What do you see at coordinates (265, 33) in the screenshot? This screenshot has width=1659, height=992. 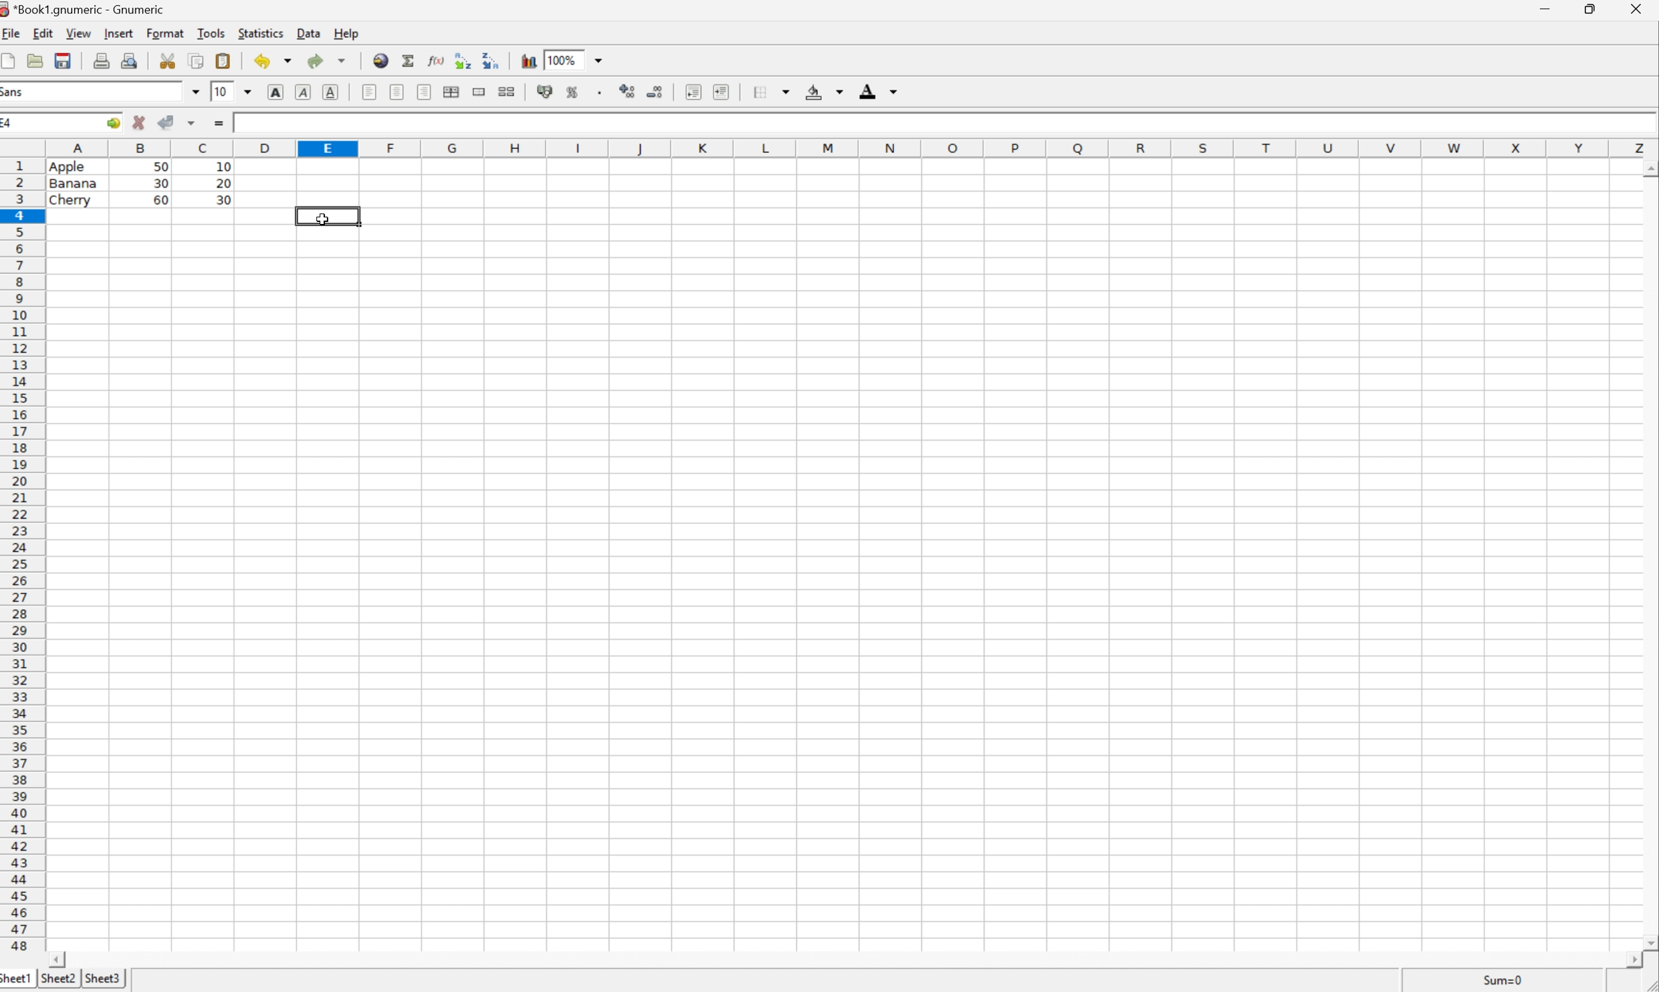 I see `statistics` at bounding box center [265, 33].